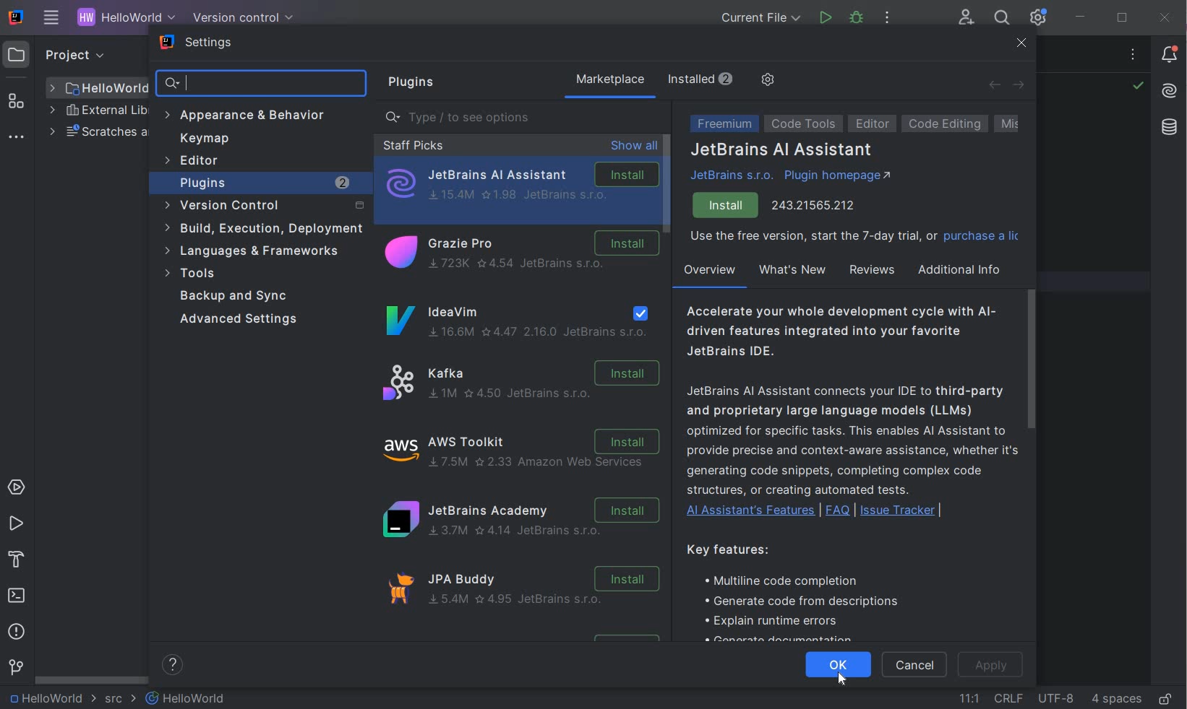 Image resolution: width=1187 pixels, height=709 pixels. I want to click on FORWARD, so click(1019, 86).